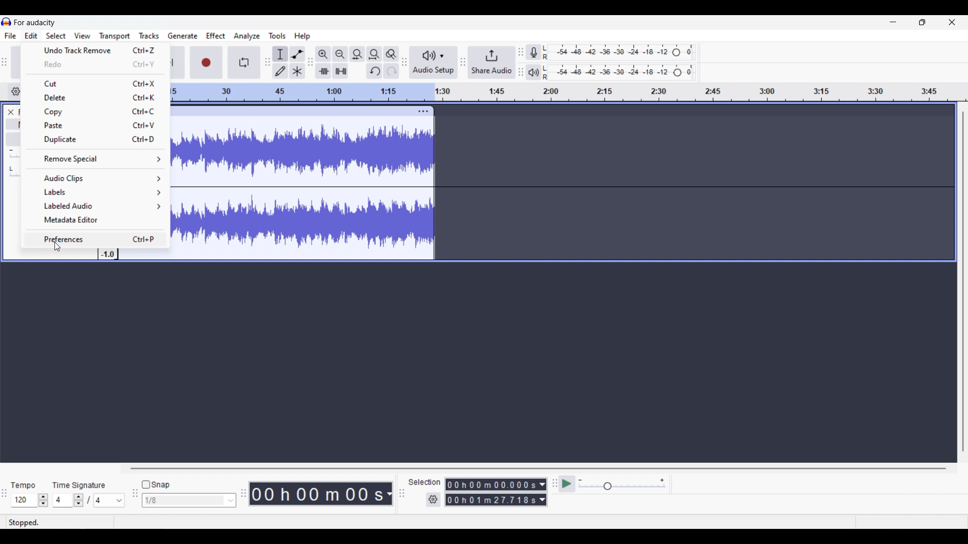 The width and height of the screenshot is (968, 544). I want to click on Playback meter, so click(534, 72).